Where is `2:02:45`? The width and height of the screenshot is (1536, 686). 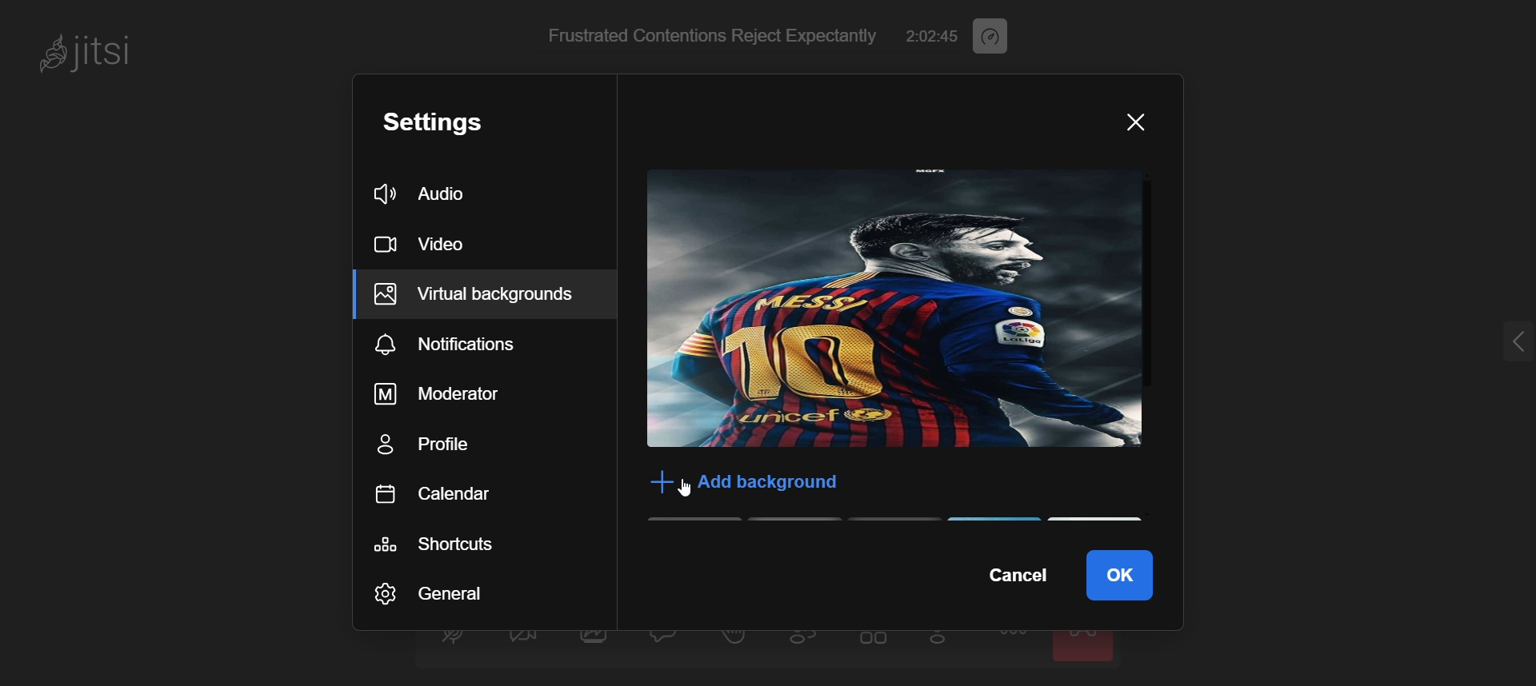 2:02:45 is located at coordinates (934, 34).